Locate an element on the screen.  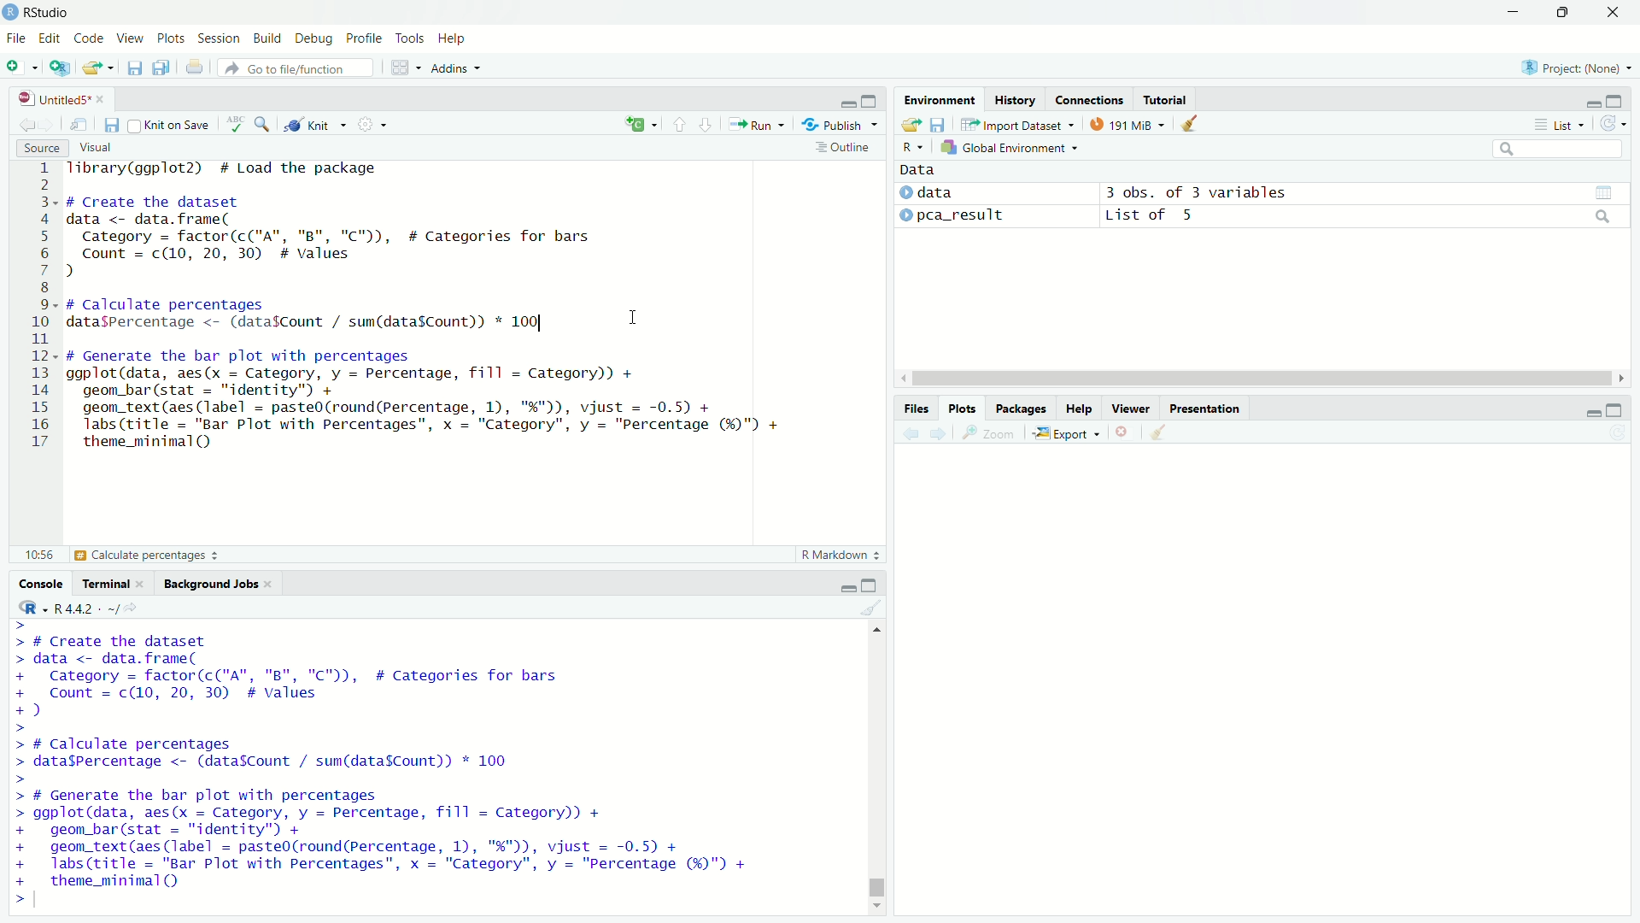
tutorial is located at coordinates (1167, 99).